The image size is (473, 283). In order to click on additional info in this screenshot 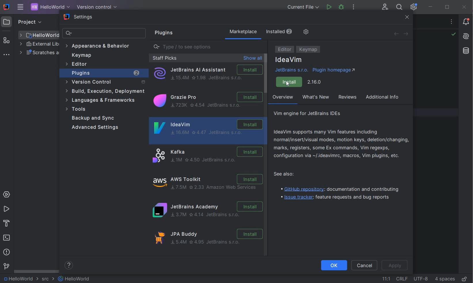, I will do `click(385, 97)`.